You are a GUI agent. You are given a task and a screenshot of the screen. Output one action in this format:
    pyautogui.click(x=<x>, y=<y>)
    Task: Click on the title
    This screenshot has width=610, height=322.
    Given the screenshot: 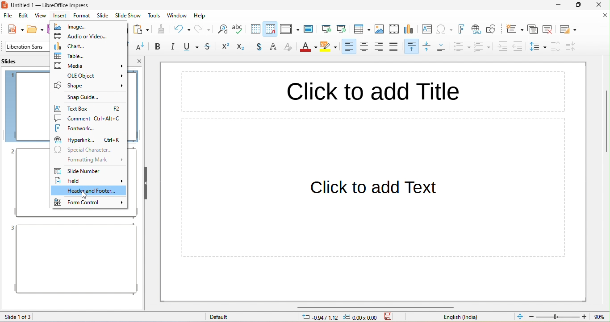 What is the action you would take?
    pyautogui.click(x=57, y=5)
    